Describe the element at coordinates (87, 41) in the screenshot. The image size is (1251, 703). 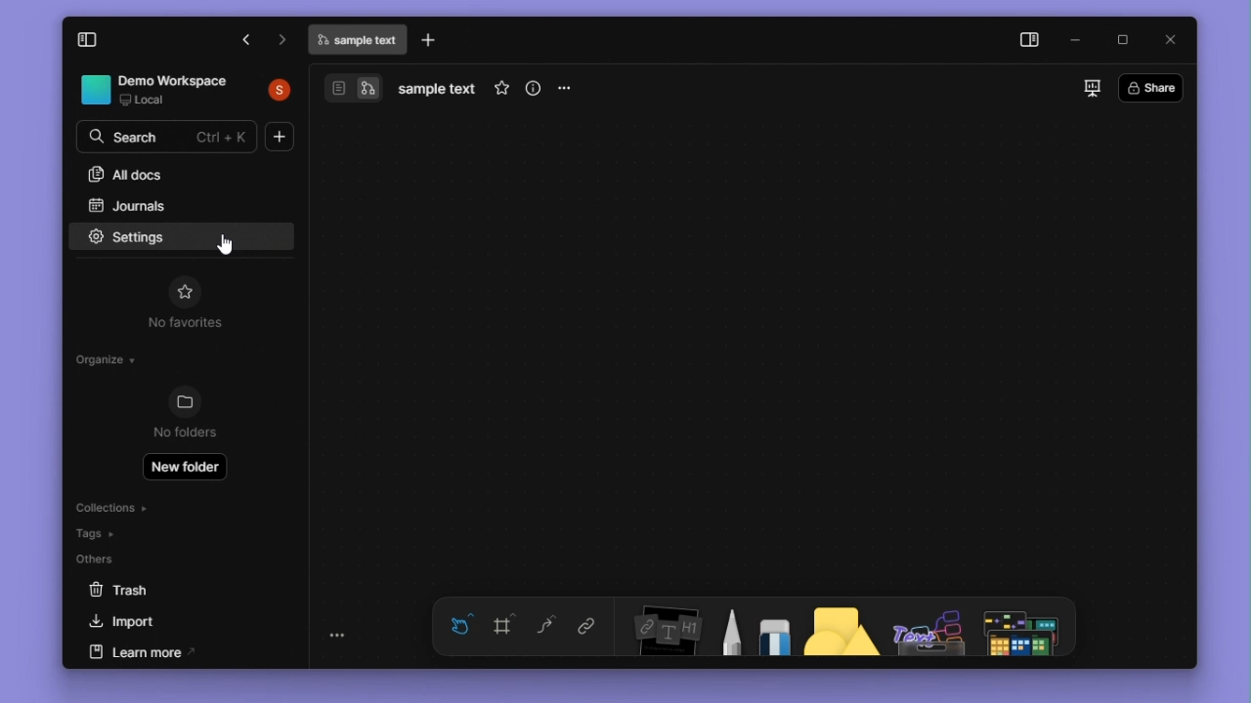
I see `Expand sodebar` at that location.